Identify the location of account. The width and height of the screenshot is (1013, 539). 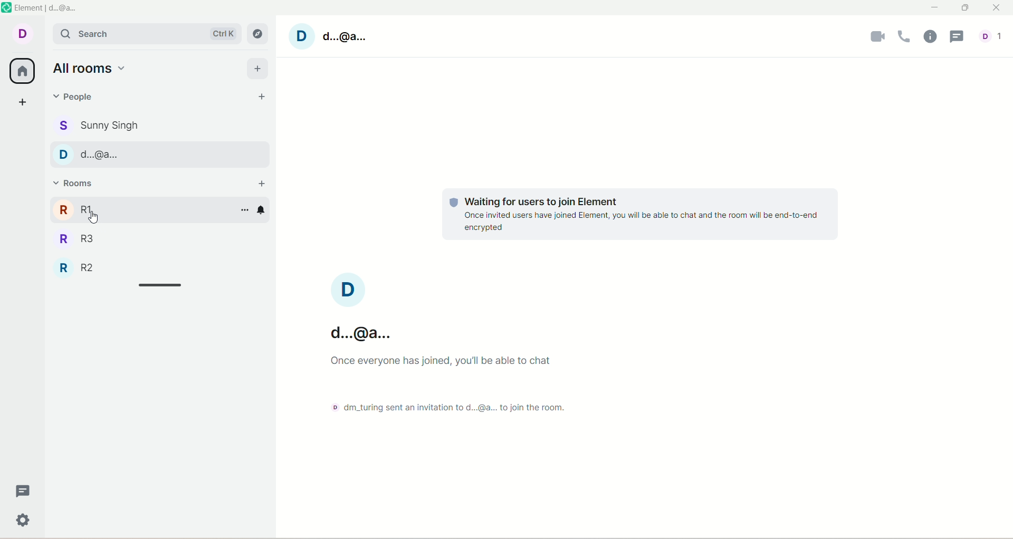
(22, 34).